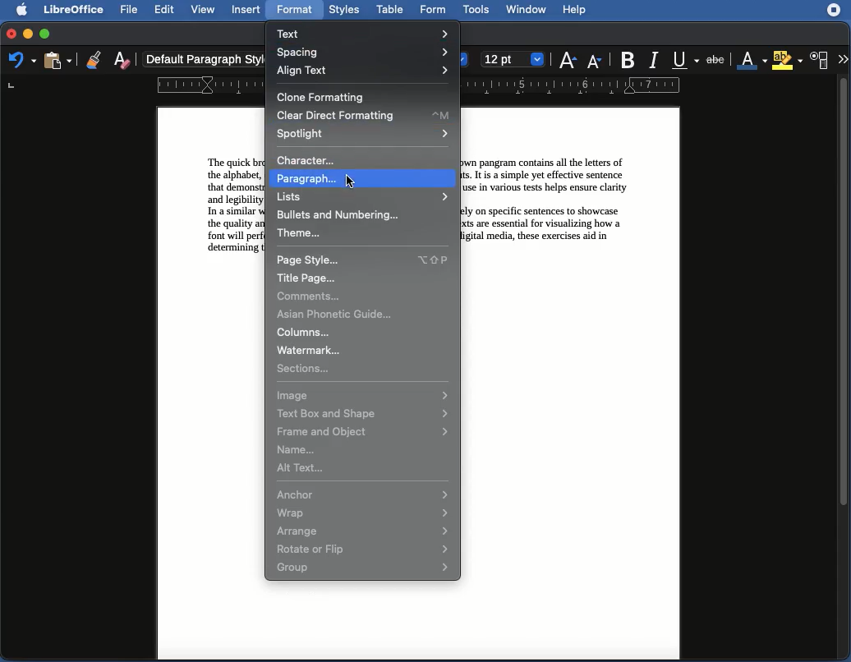 This screenshot has width=851, height=662. Describe the element at coordinates (307, 370) in the screenshot. I see `Selections` at that location.